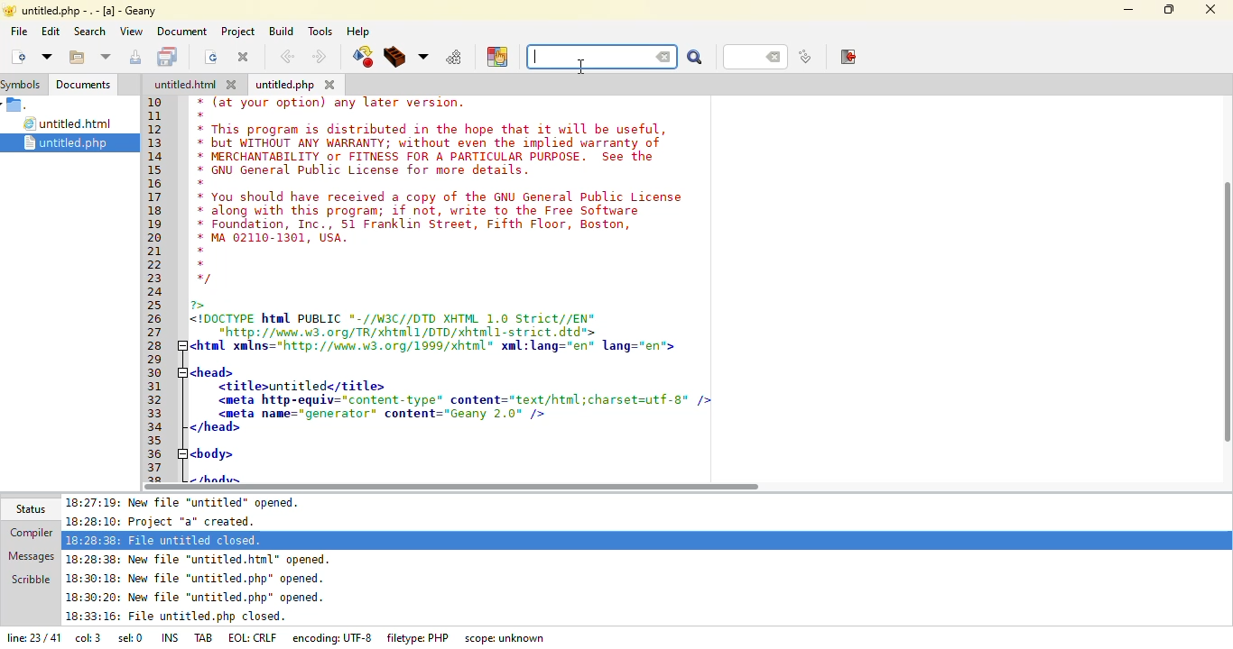 The height and width of the screenshot is (649, 1233). What do you see at coordinates (155, 102) in the screenshot?
I see `10` at bounding box center [155, 102].